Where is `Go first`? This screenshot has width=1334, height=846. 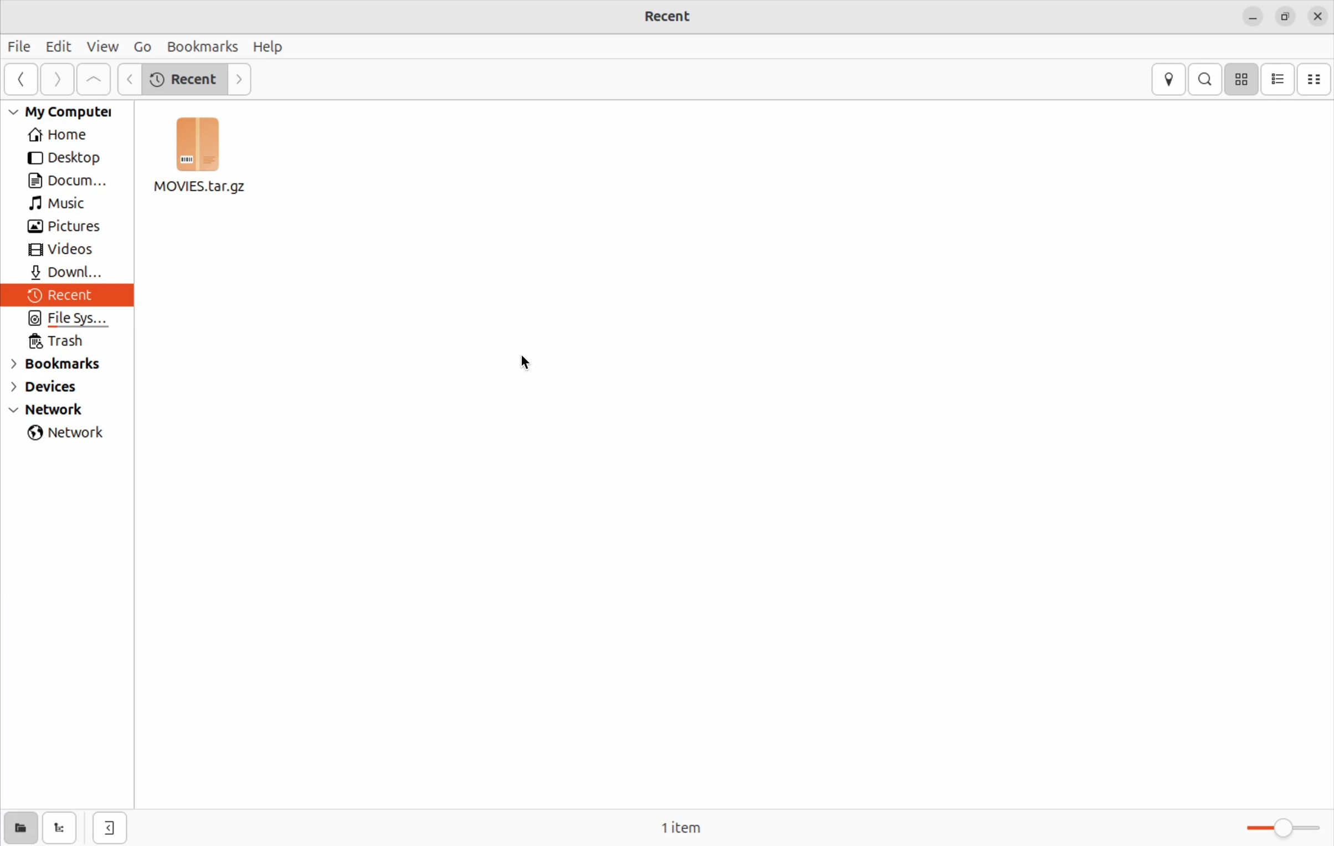
Go first is located at coordinates (93, 79).